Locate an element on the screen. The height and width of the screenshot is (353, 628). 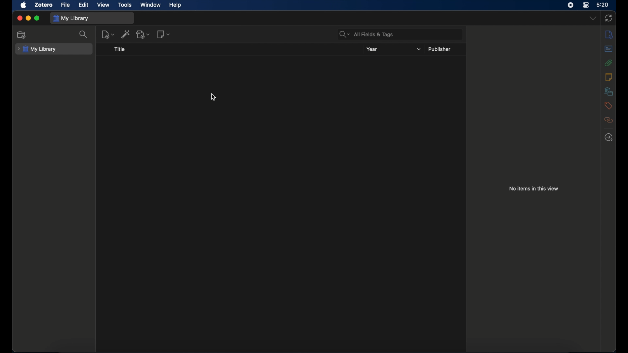
view is located at coordinates (104, 5).